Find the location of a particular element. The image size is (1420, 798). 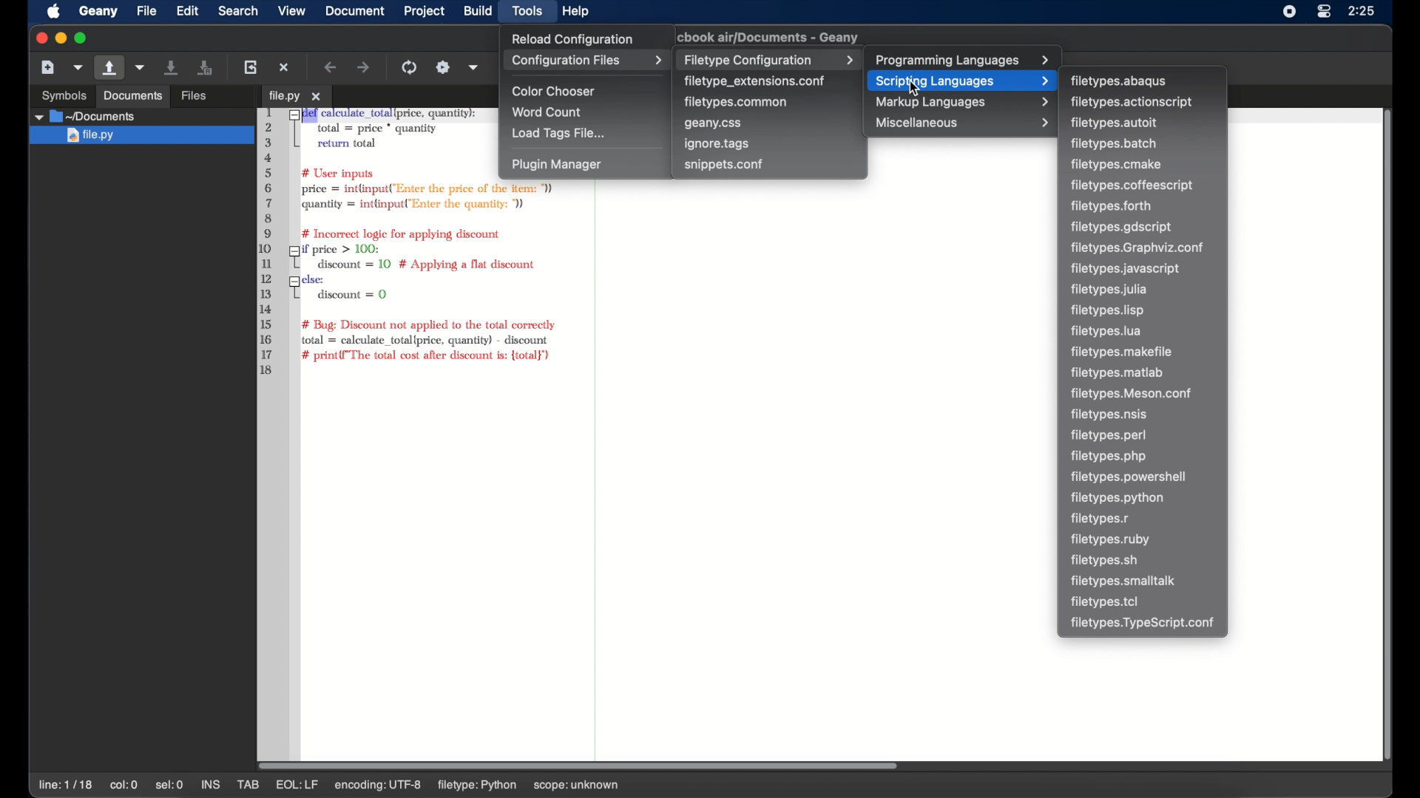

scripting languages is located at coordinates (959, 81).